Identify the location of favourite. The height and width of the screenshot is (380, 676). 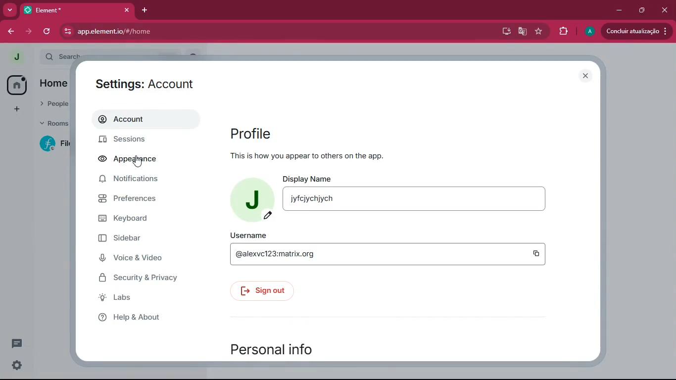
(540, 30).